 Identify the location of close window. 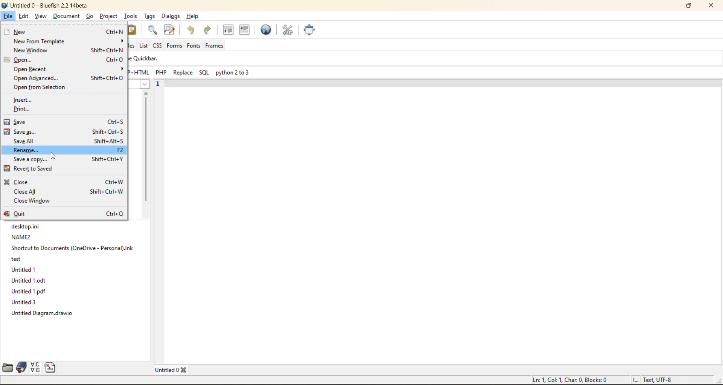
(31, 202).